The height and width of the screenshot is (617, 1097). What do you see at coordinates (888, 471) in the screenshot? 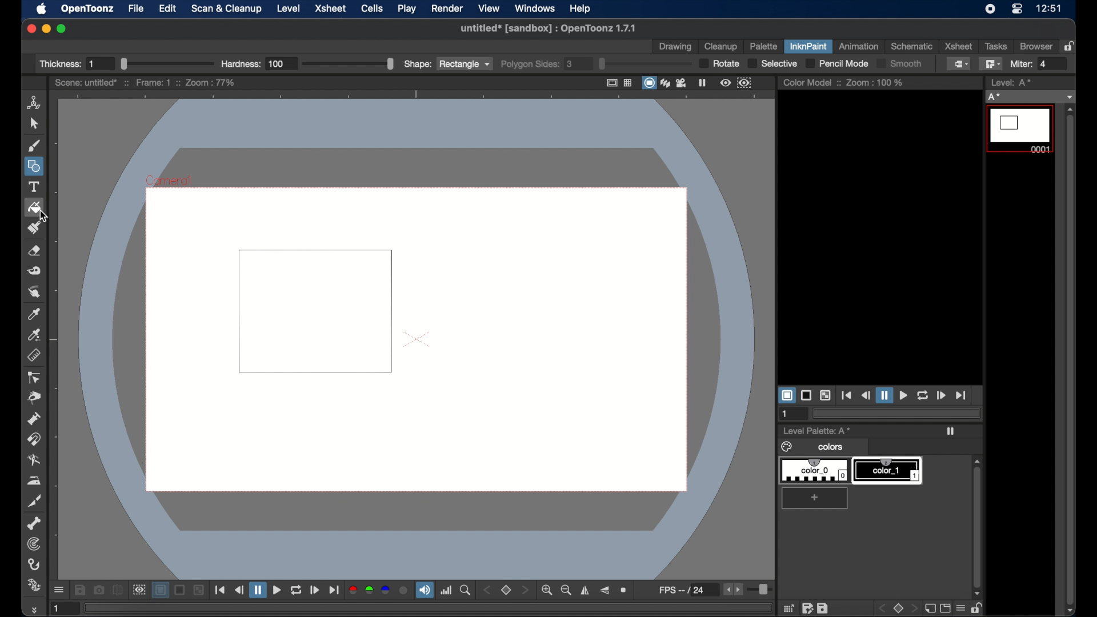
I see `color_1` at bounding box center [888, 471].